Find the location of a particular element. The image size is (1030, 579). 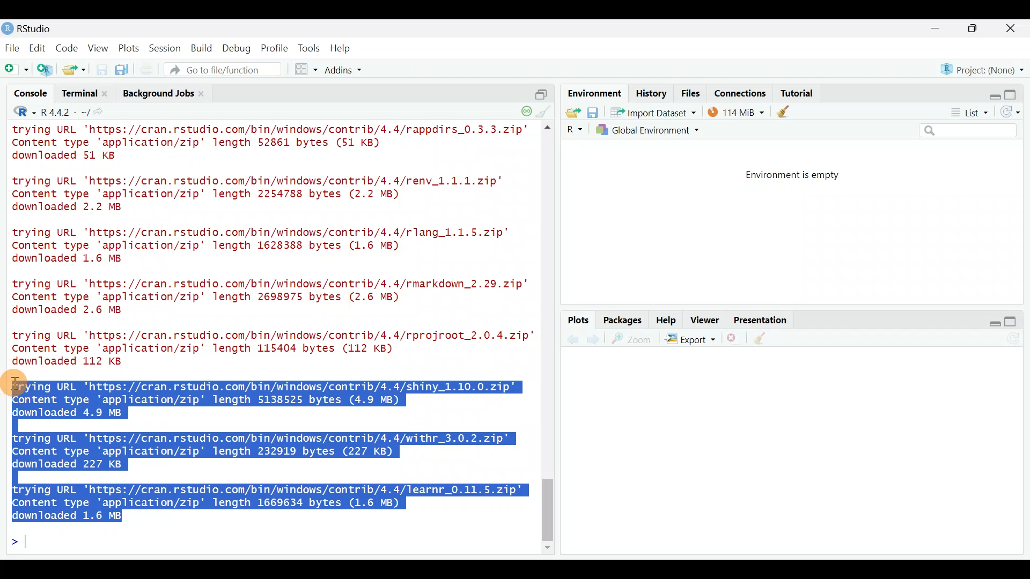

Refresh list of objects in the environment is located at coordinates (1014, 113).